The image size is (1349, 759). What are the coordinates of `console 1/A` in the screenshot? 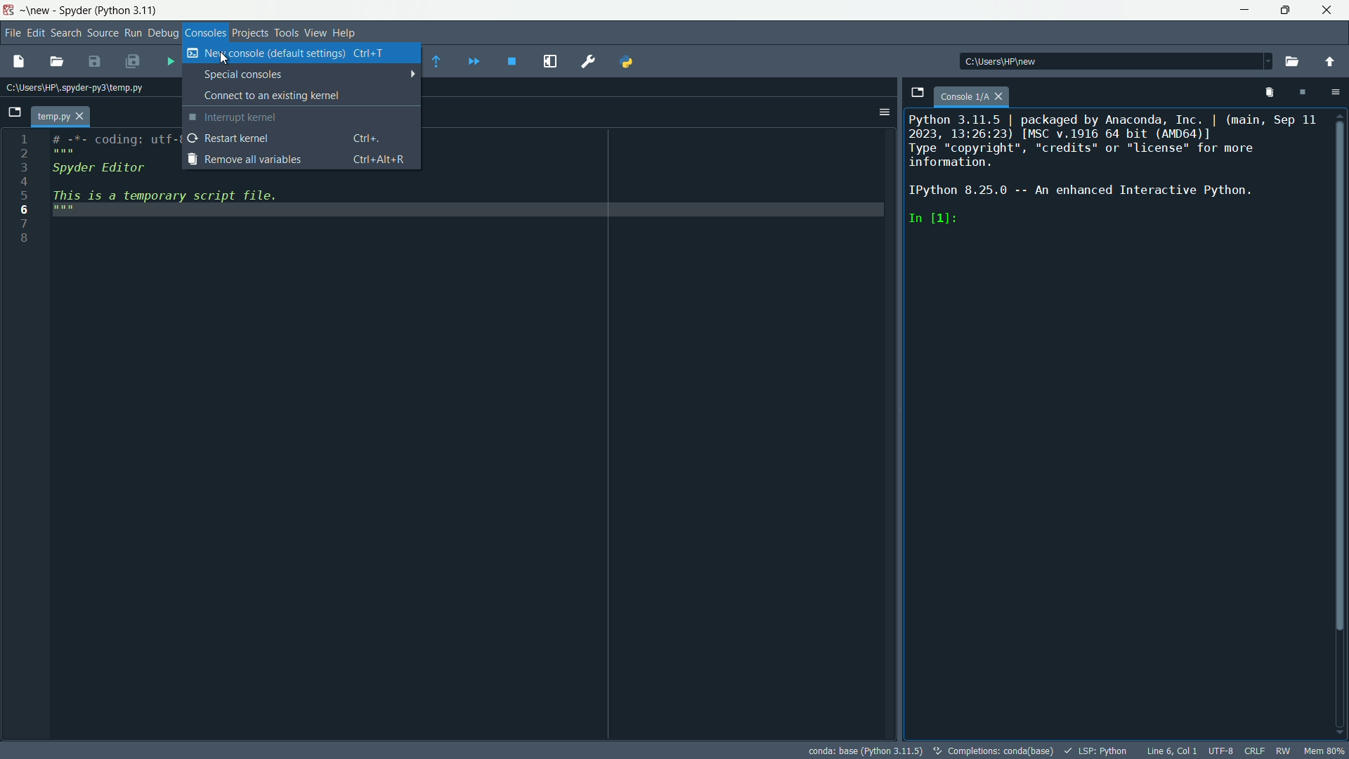 It's located at (962, 98).